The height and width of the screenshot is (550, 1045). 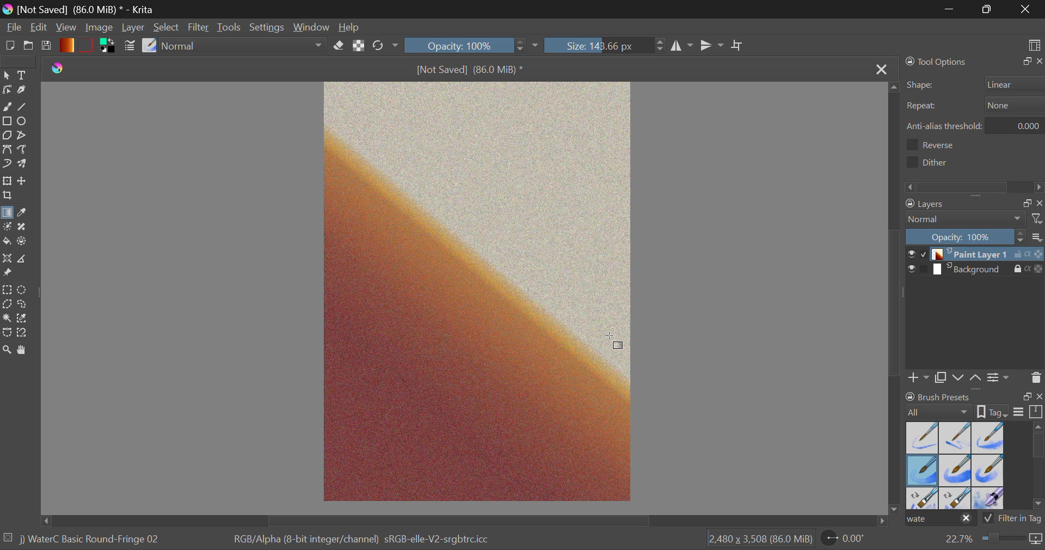 What do you see at coordinates (7, 350) in the screenshot?
I see `Zoom` at bounding box center [7, 350].